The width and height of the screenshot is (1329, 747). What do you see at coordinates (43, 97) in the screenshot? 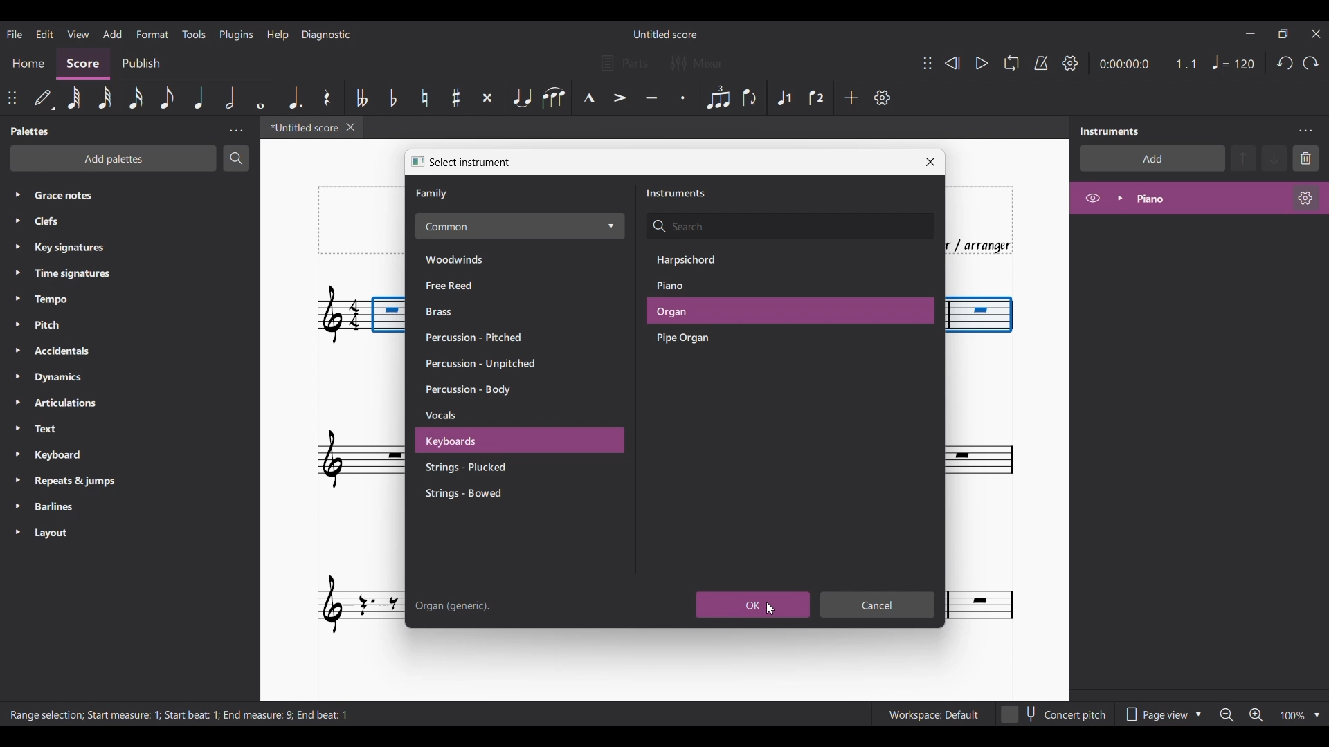
I see `Default` at bounding box center [43, 97].